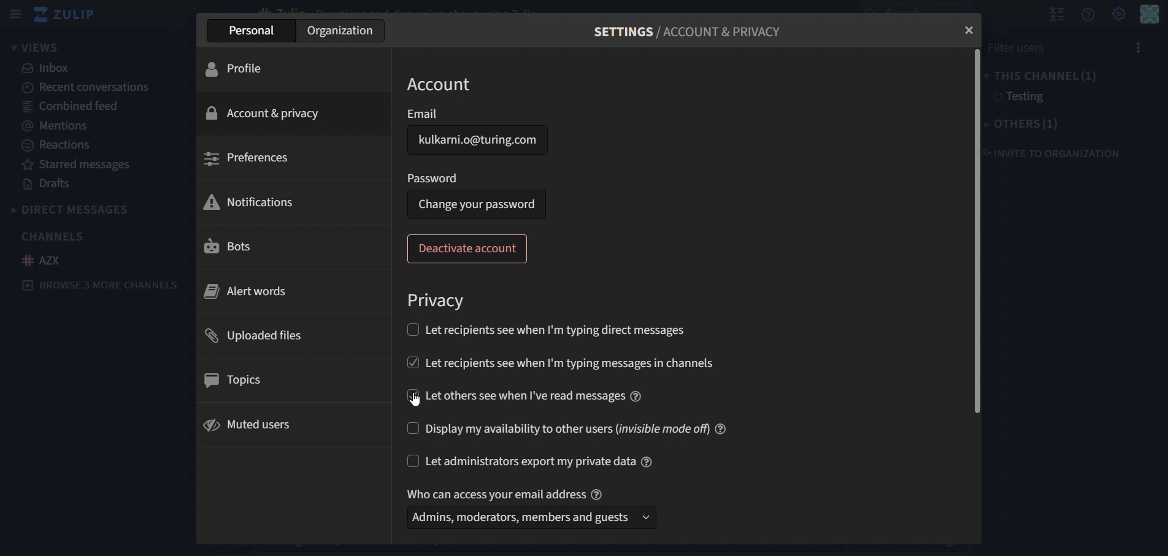 The width and height of the screenshot is (1168, 556). What do you see at coordinates (1088, 15) in the screenshot?
I see `get help` at bounding box center [1088, 15].